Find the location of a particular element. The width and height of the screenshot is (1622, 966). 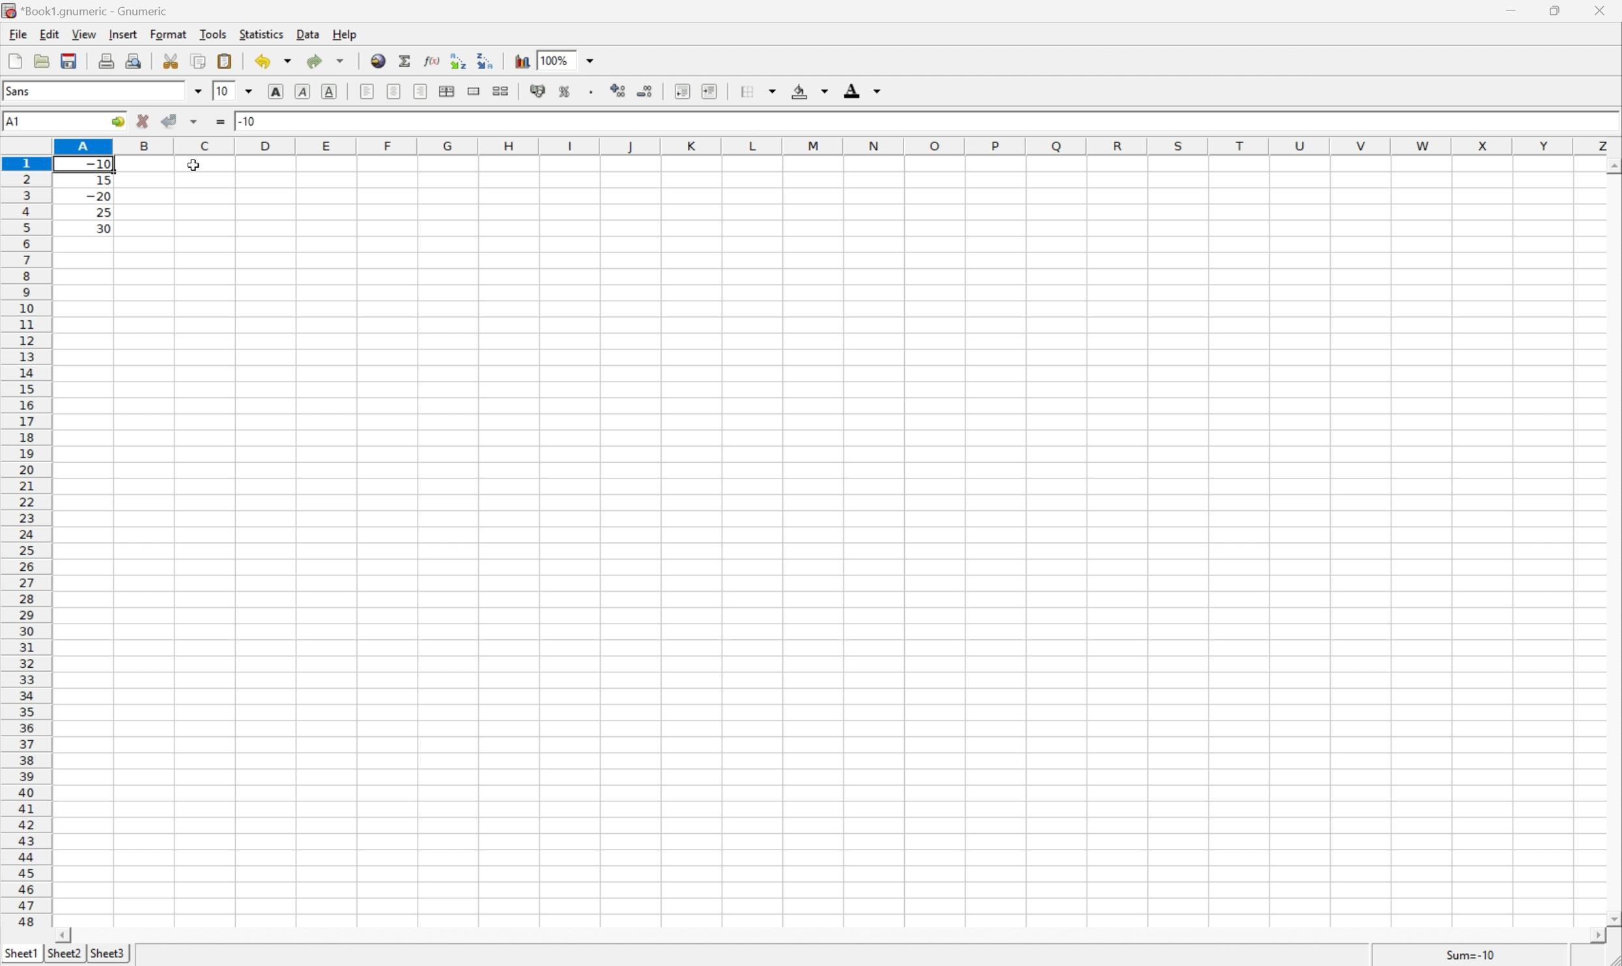

Save the current file is located at coordinates (70, 59).